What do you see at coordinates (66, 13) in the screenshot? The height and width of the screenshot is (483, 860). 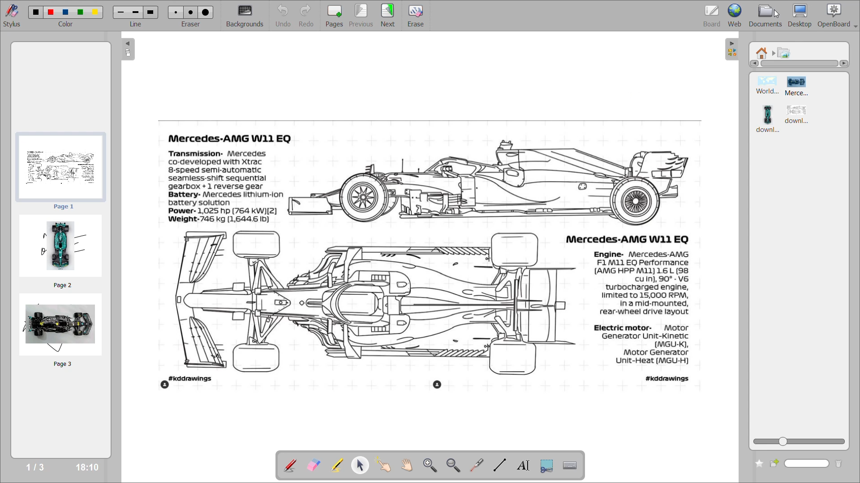 I see `color3` at bounding box center [66, 13].